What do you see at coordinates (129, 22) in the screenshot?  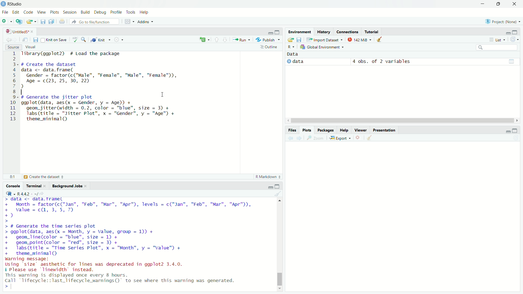 I see `workspace panes` at bounding box center [129, 22].